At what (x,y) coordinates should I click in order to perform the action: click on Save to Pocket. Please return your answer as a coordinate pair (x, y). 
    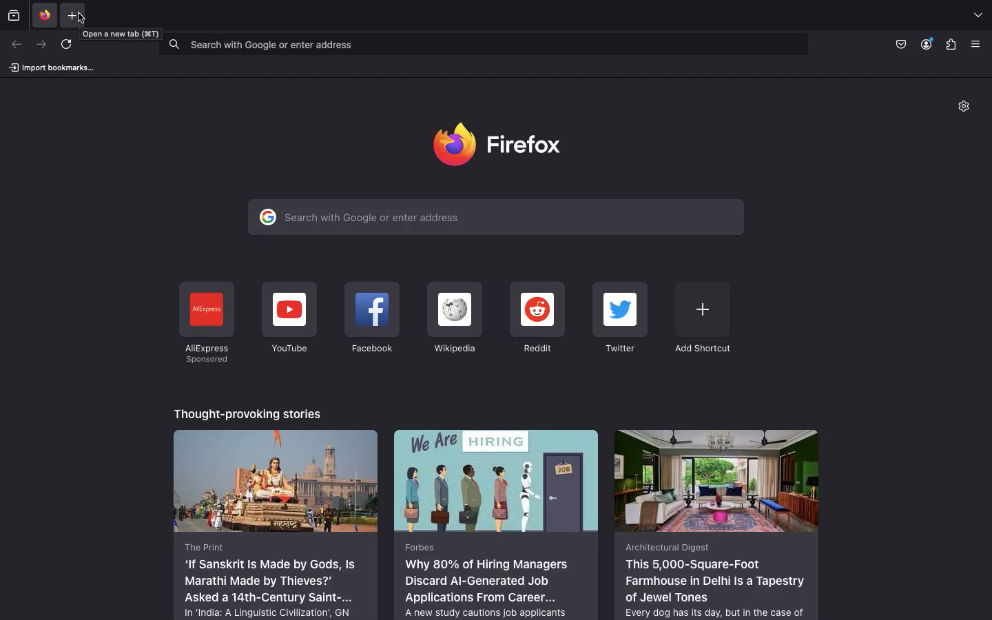
    Looking at the image, I should click on (900, 43).